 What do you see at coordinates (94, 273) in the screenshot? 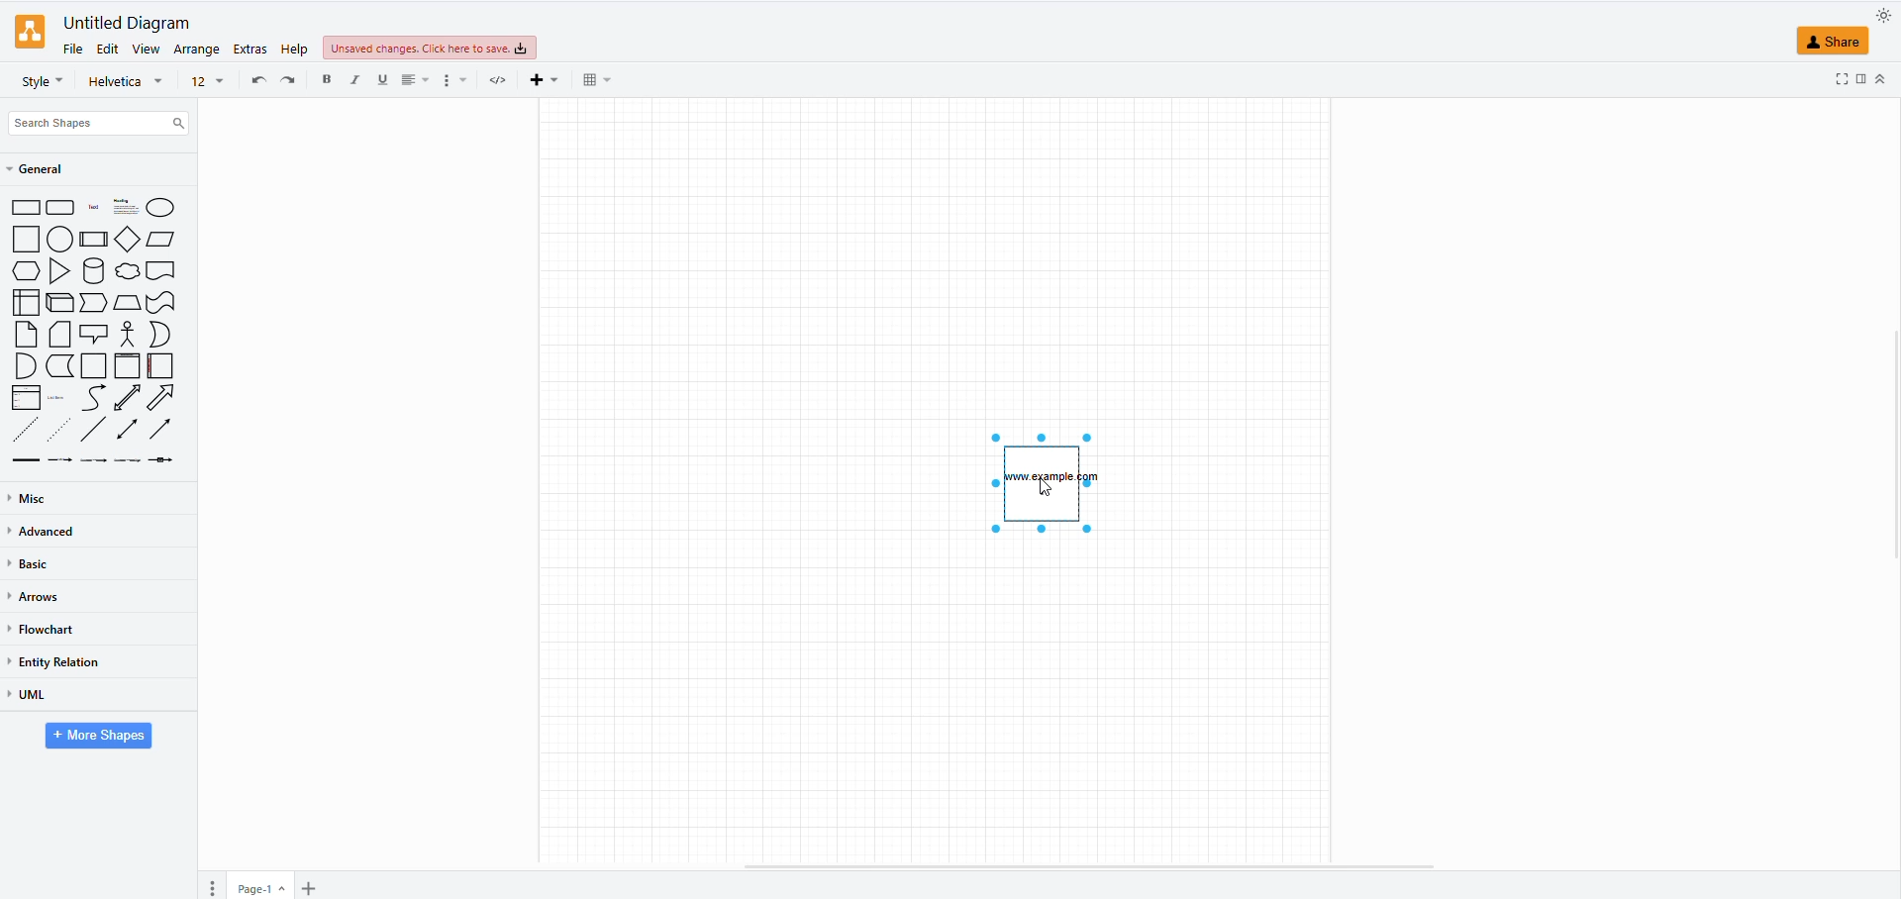
I see `cylinder` at bounding box center [94, 273].